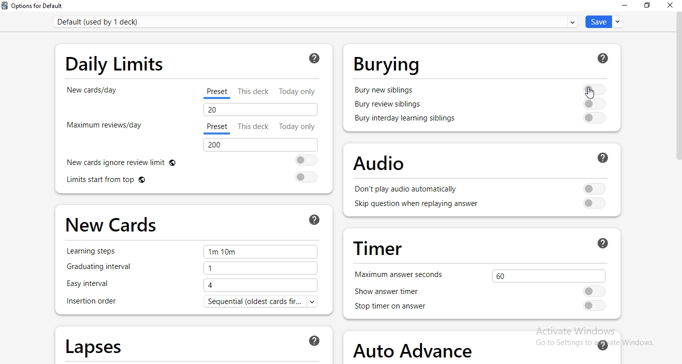  What do you see at coordinates (217, 128) in the screenshot?
I see `preset` at bounding box center [217, 128].